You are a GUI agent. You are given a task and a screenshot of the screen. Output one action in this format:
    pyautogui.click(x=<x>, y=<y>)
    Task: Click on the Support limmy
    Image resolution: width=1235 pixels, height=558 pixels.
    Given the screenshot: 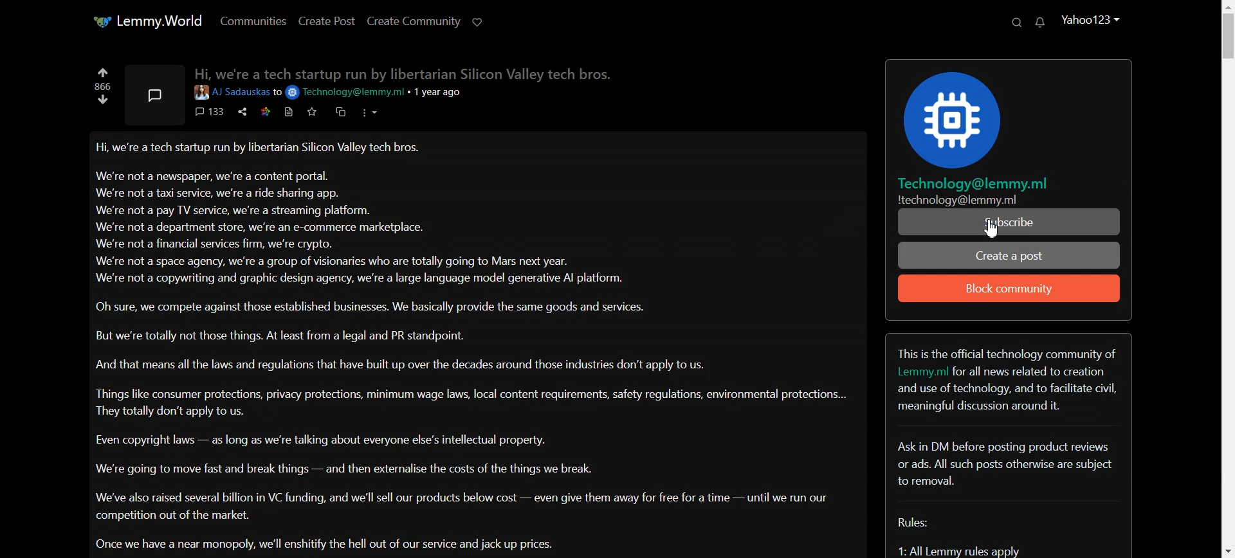 What is the action you would take?
    pyautogui.click(x=478, y=21)
    